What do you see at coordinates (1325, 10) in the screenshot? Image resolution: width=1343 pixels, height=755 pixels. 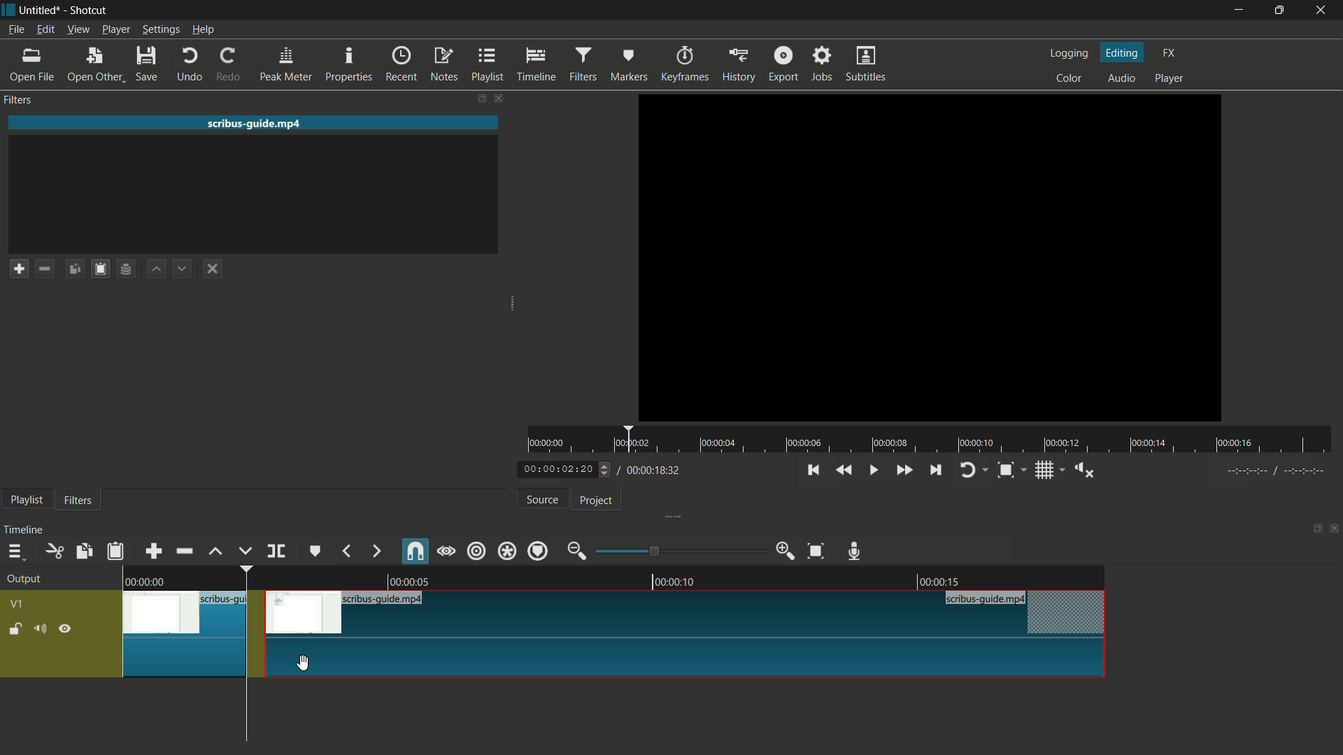 I see `close app` at bounding box center [1325, 10].